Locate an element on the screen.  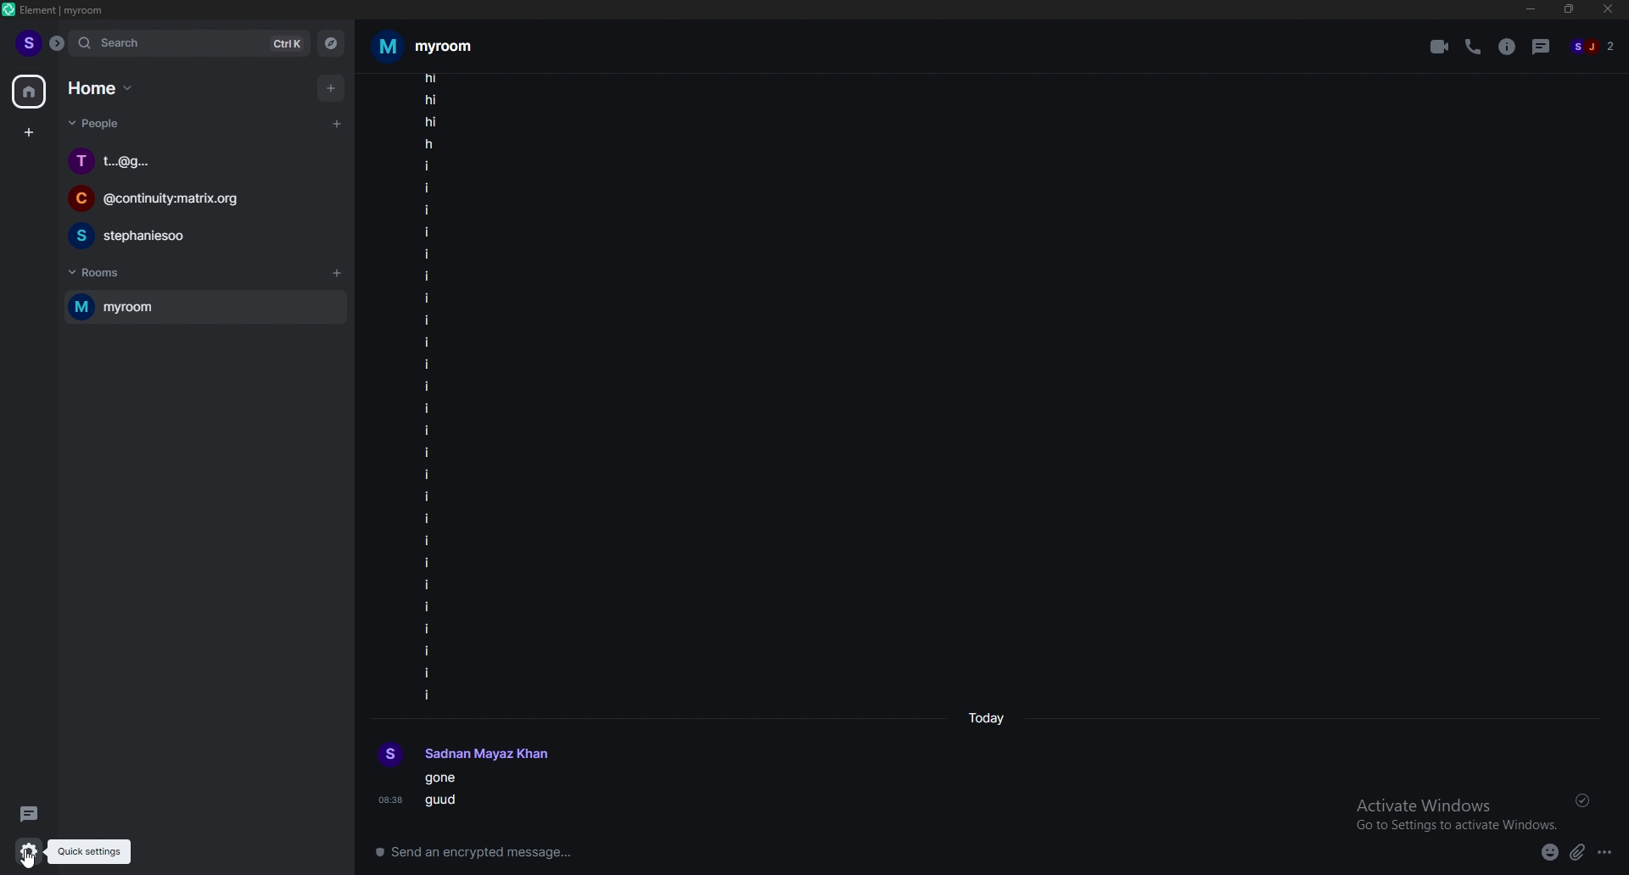
threads is located at coordinates (1542, 47).